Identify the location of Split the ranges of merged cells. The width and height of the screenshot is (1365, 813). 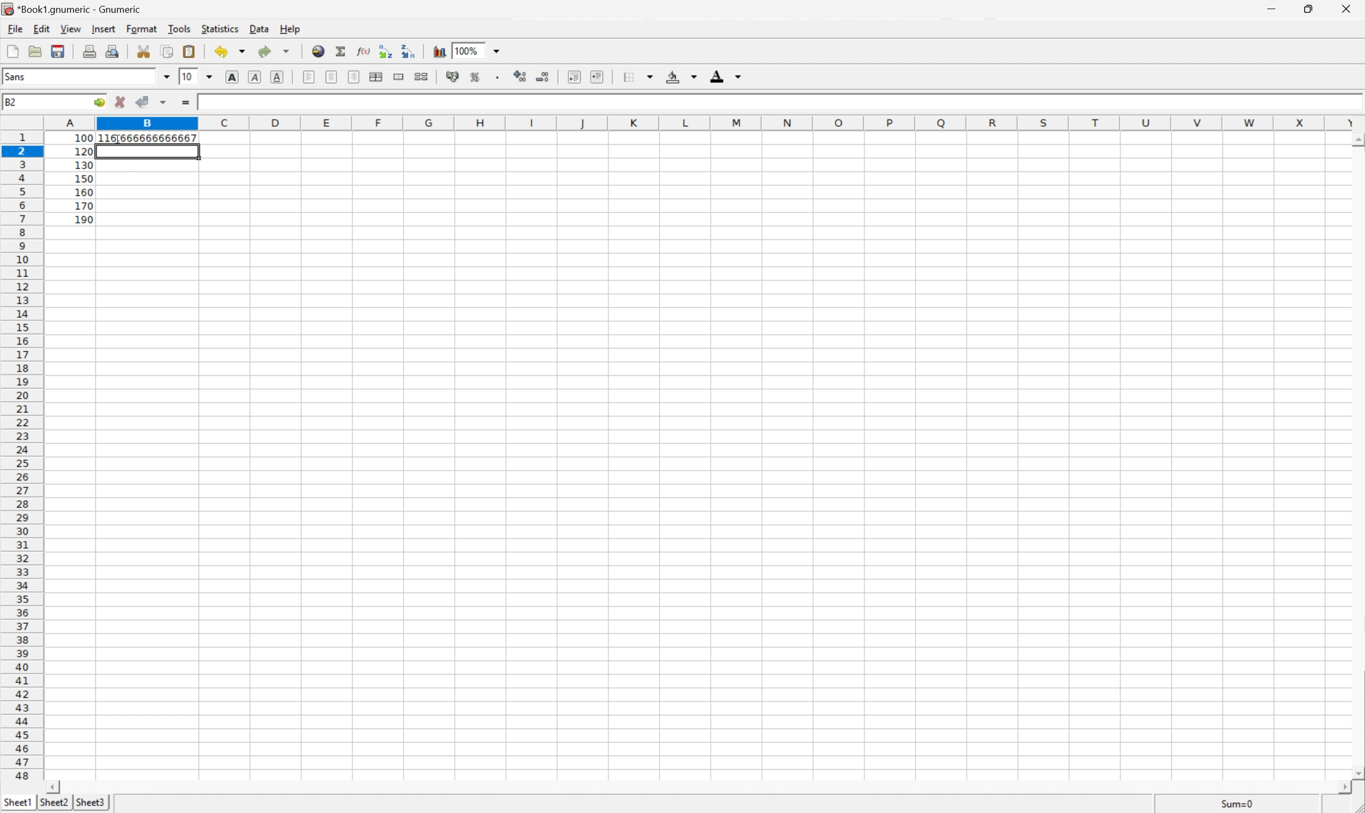
(422, 76).